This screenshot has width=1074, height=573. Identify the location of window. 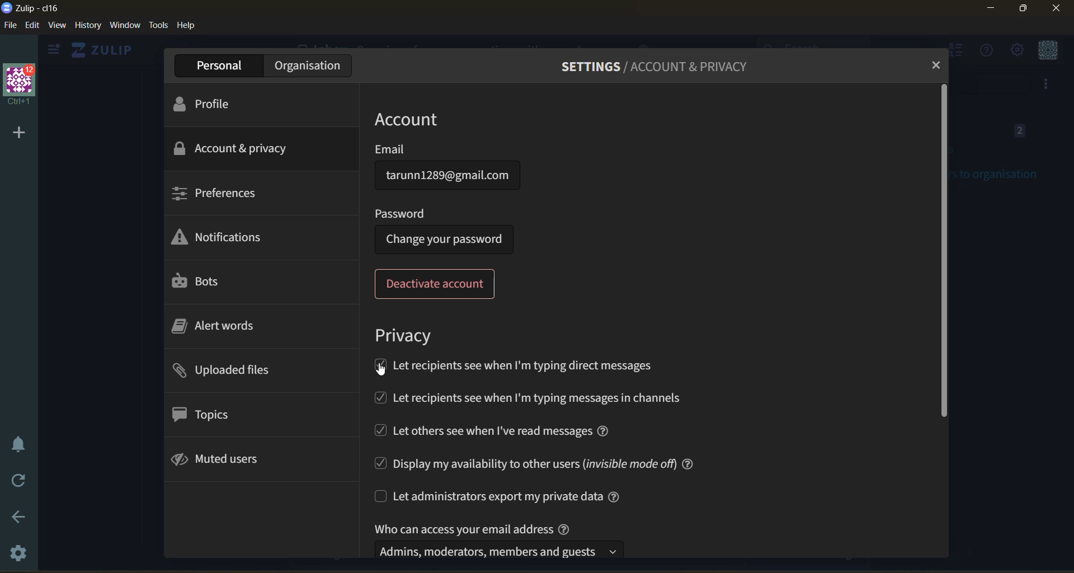
(124, 27).